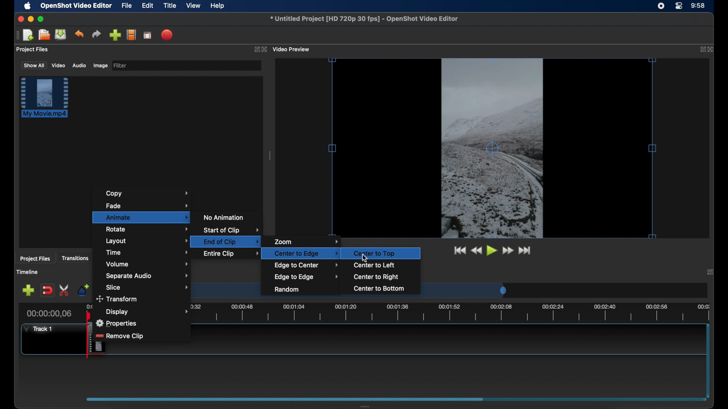 This screenshot has height=409, width=728. I want to click on properties, so click(118, 322).